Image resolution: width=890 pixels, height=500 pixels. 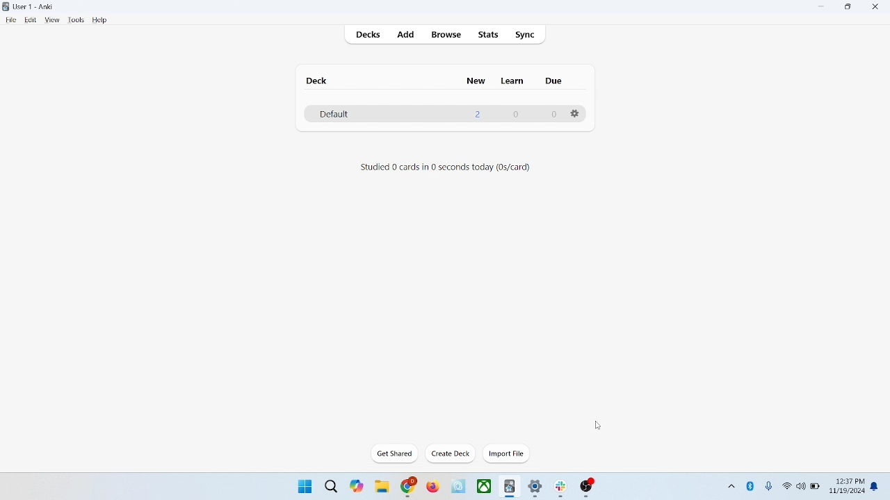 What do you see at coordinates (396, 454) in the screenshot?
I see `get shared` at bounding box center [396, 454].